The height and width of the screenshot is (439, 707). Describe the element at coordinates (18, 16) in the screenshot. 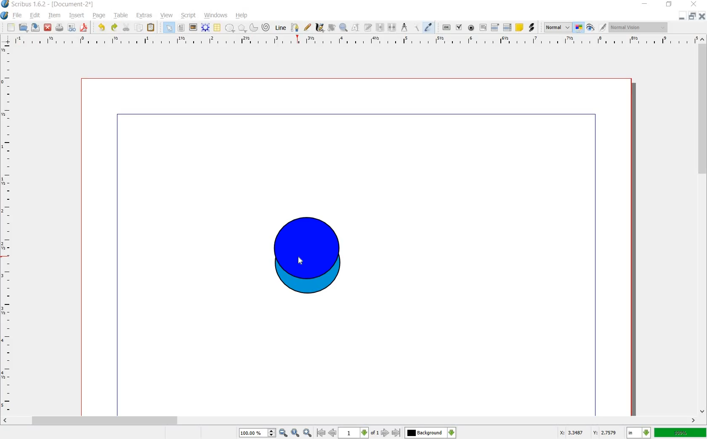

I see `file` at that location.